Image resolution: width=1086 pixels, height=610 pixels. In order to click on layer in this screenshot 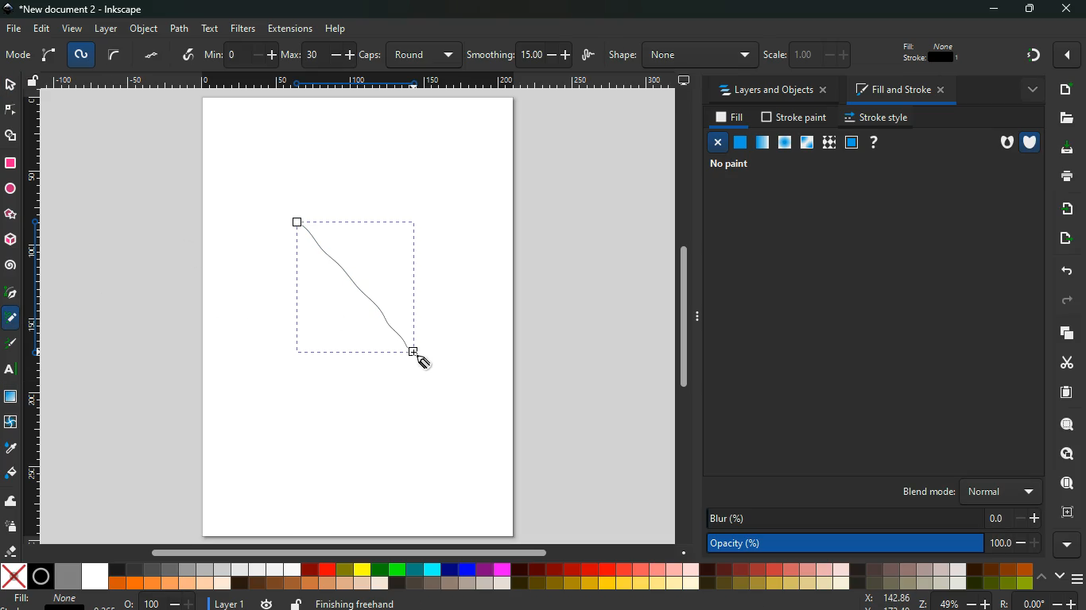, I will do `click(106, 29)`.